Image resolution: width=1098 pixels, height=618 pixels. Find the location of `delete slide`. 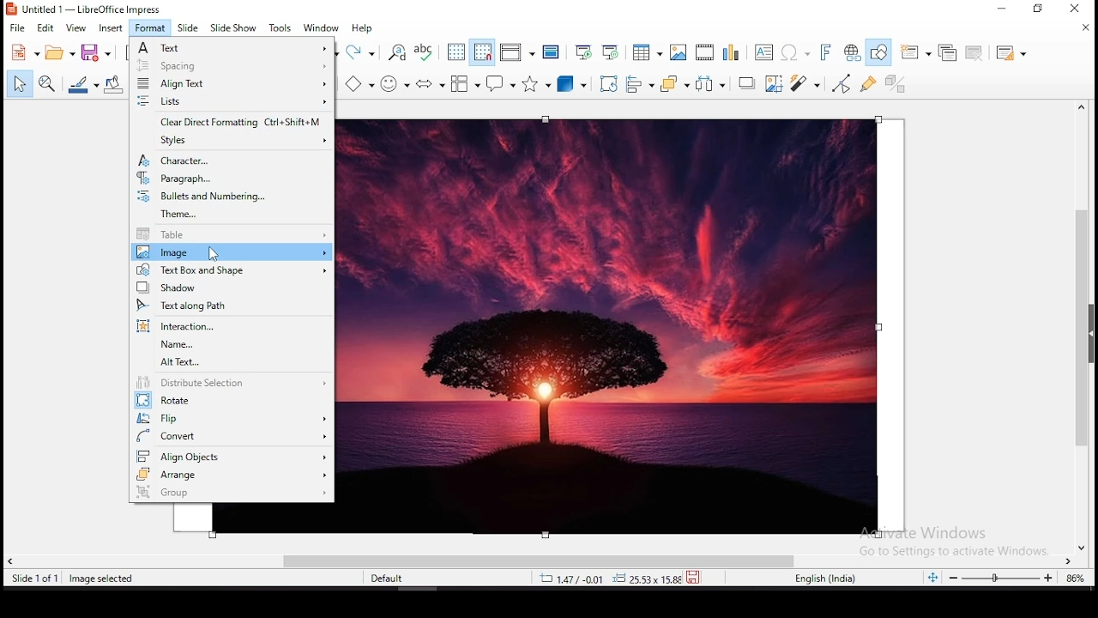

delete slide is located at coordinates (974, 52).